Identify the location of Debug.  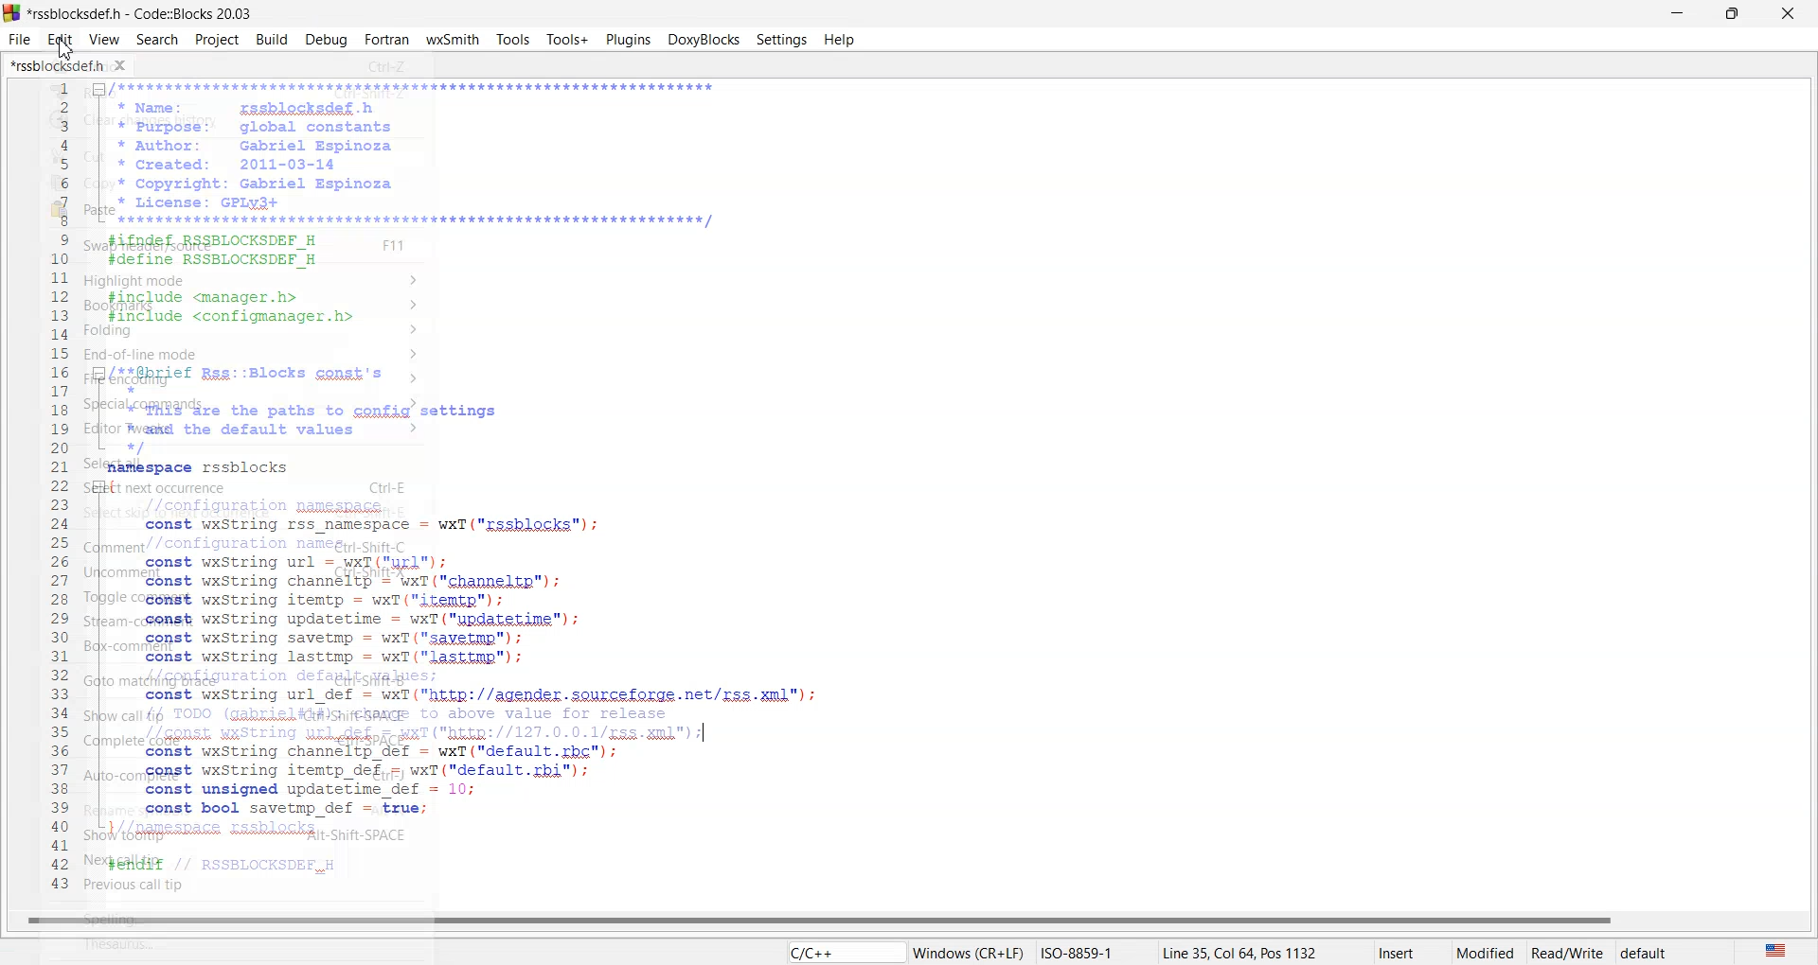
(326, 40).